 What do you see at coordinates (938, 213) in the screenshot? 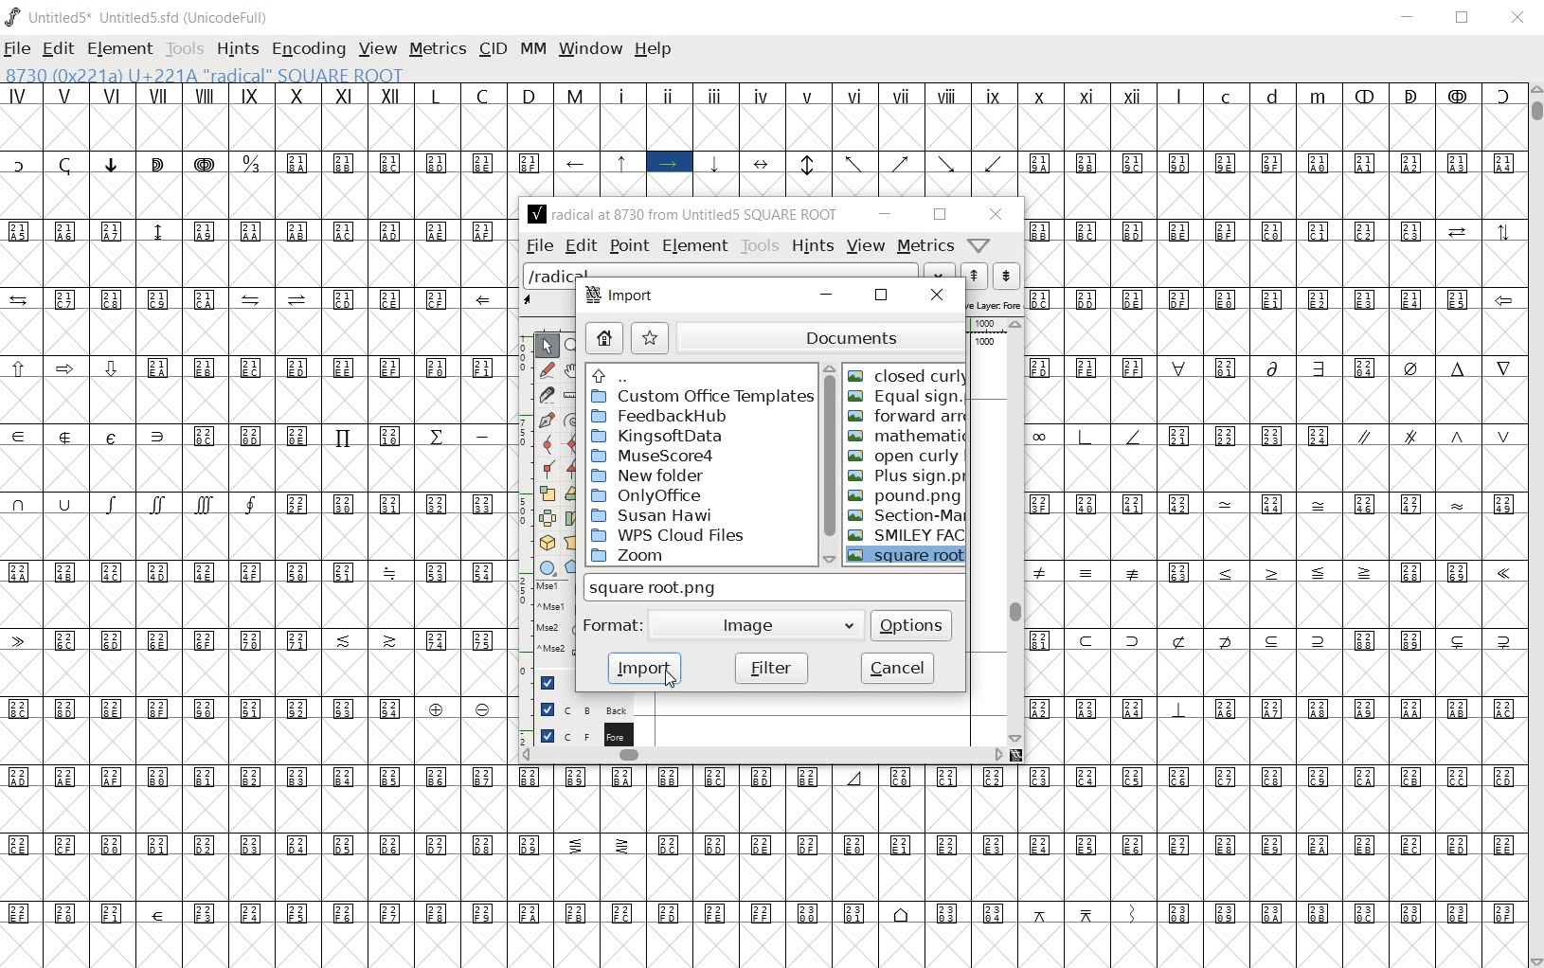
I see `restore down` at bounding box center [938, 213].